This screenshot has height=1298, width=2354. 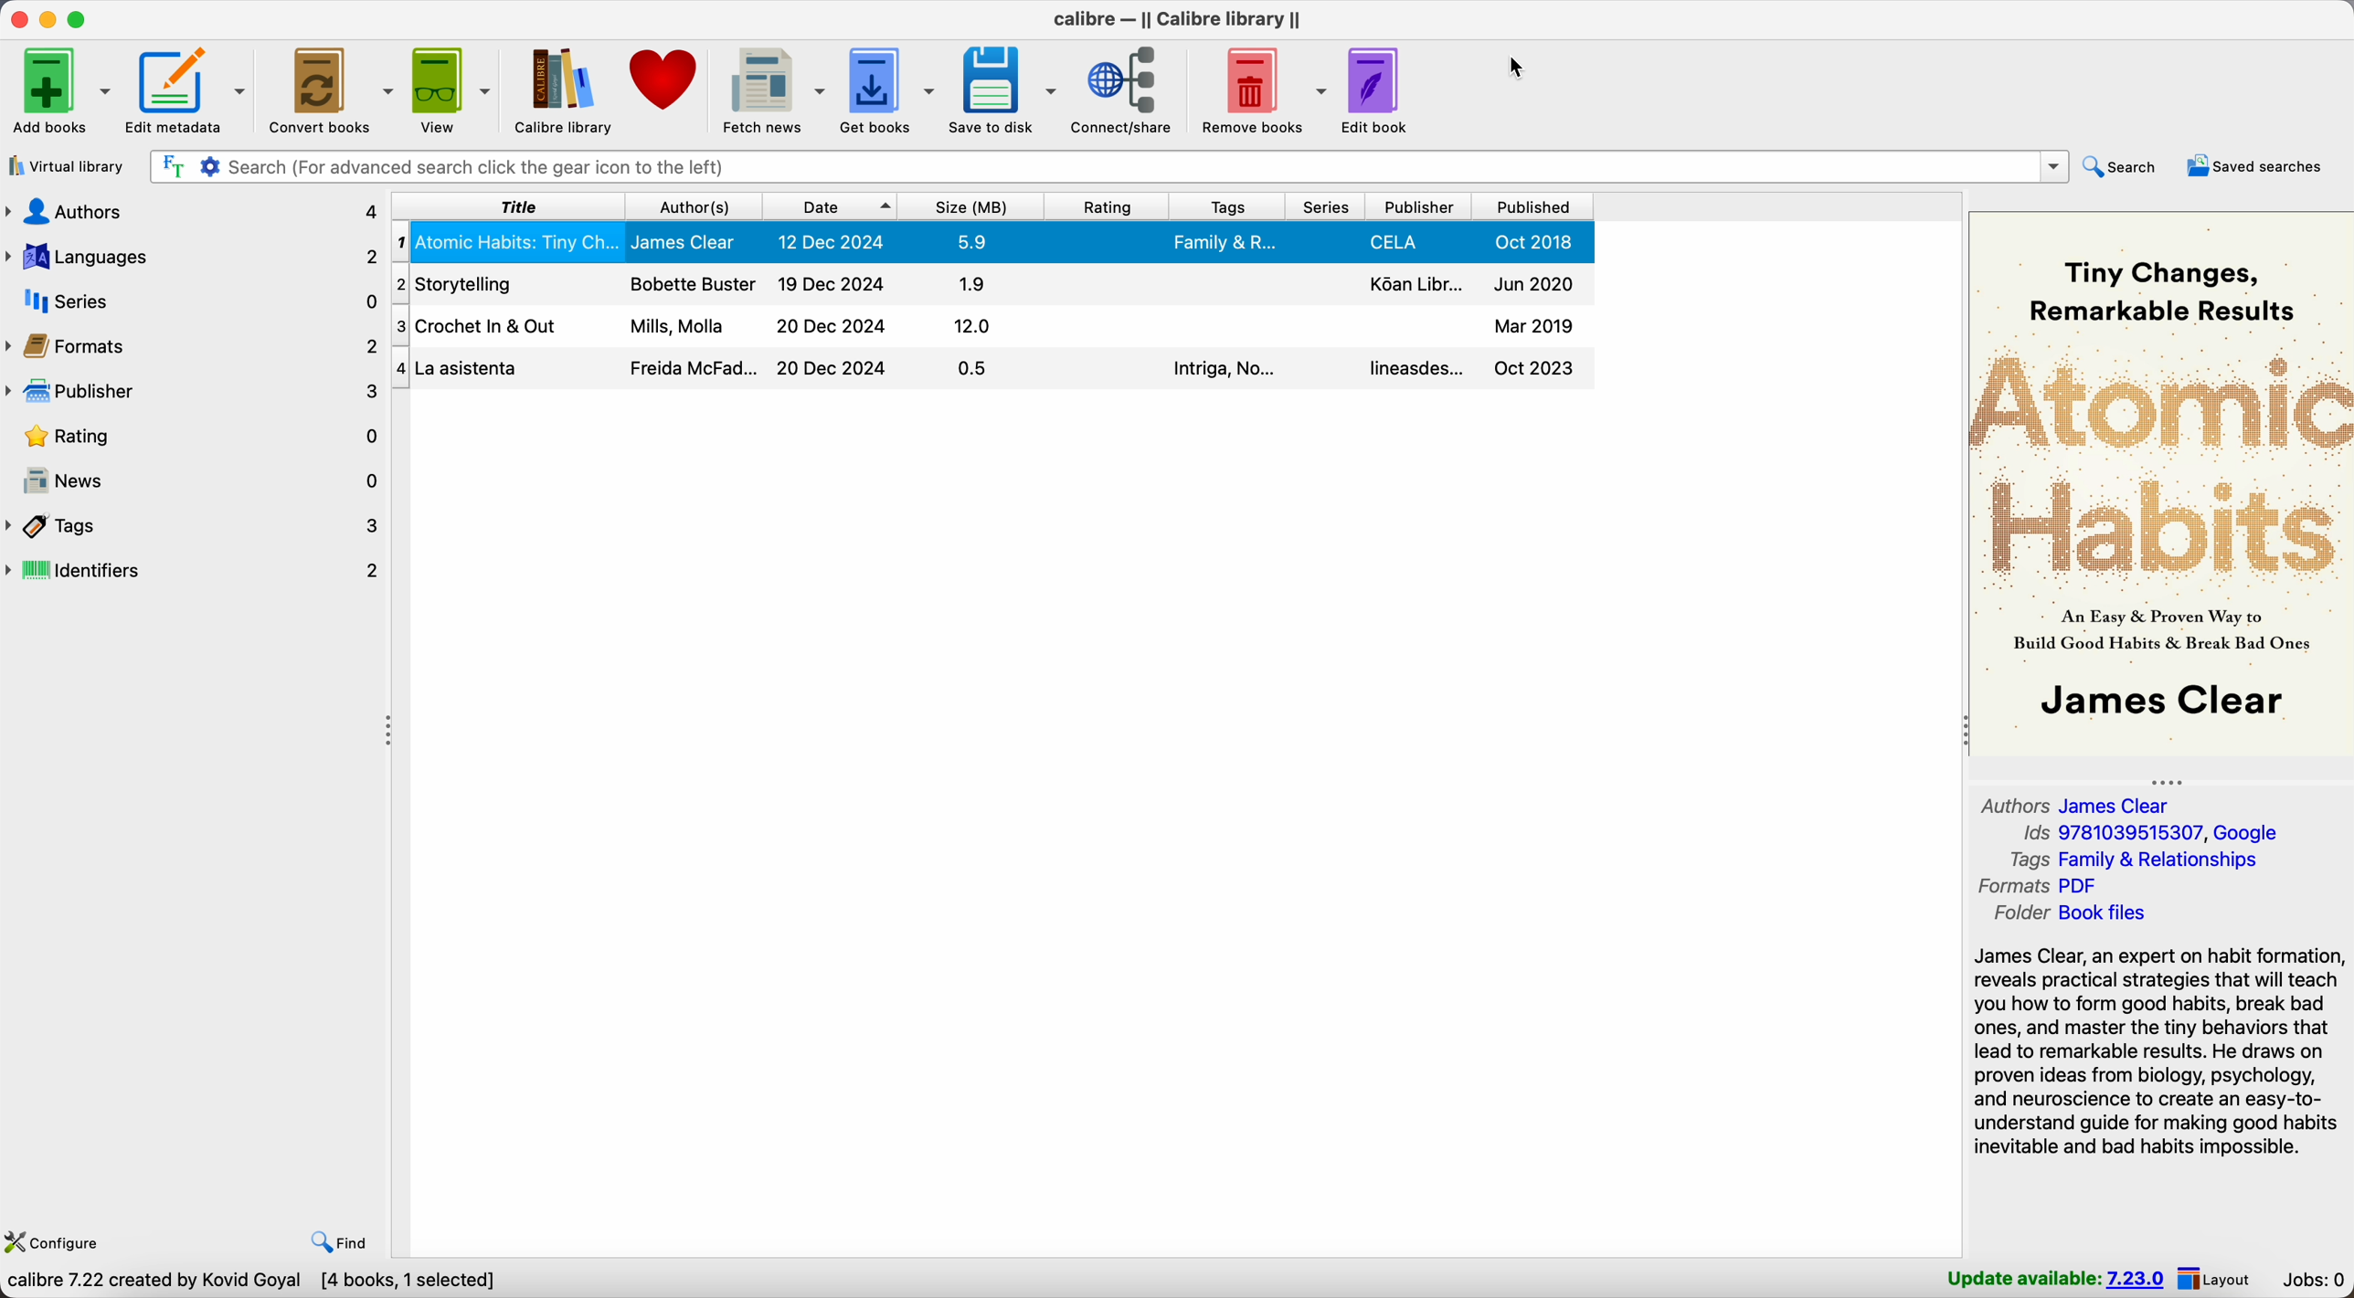 I want to click on Calibre library, so click(x=565, y=89).